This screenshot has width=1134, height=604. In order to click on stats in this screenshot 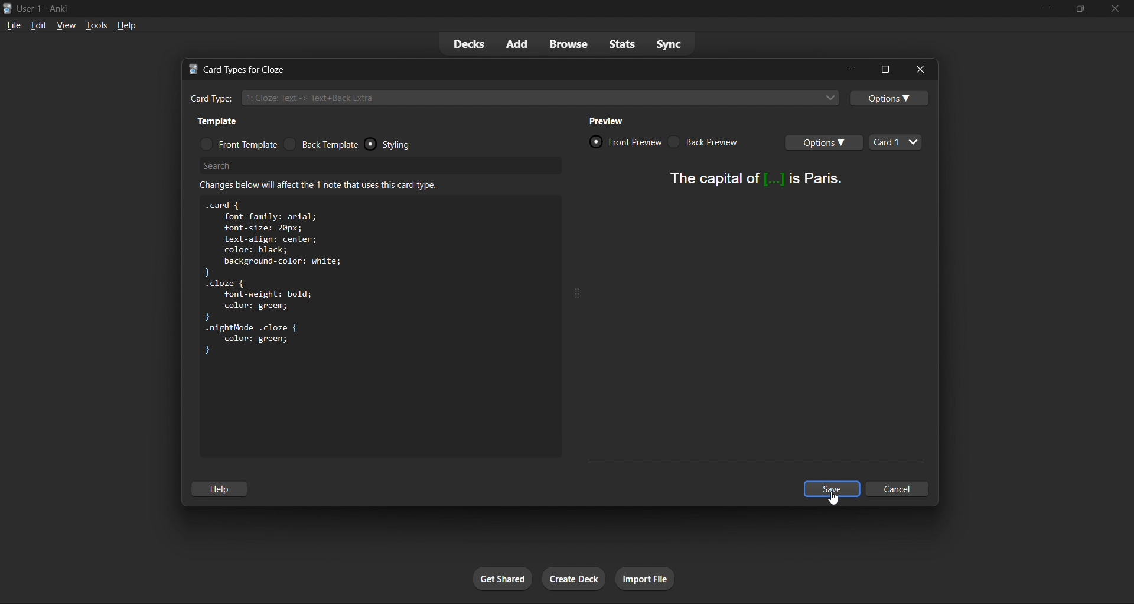, I will do `click(621, 45)`.